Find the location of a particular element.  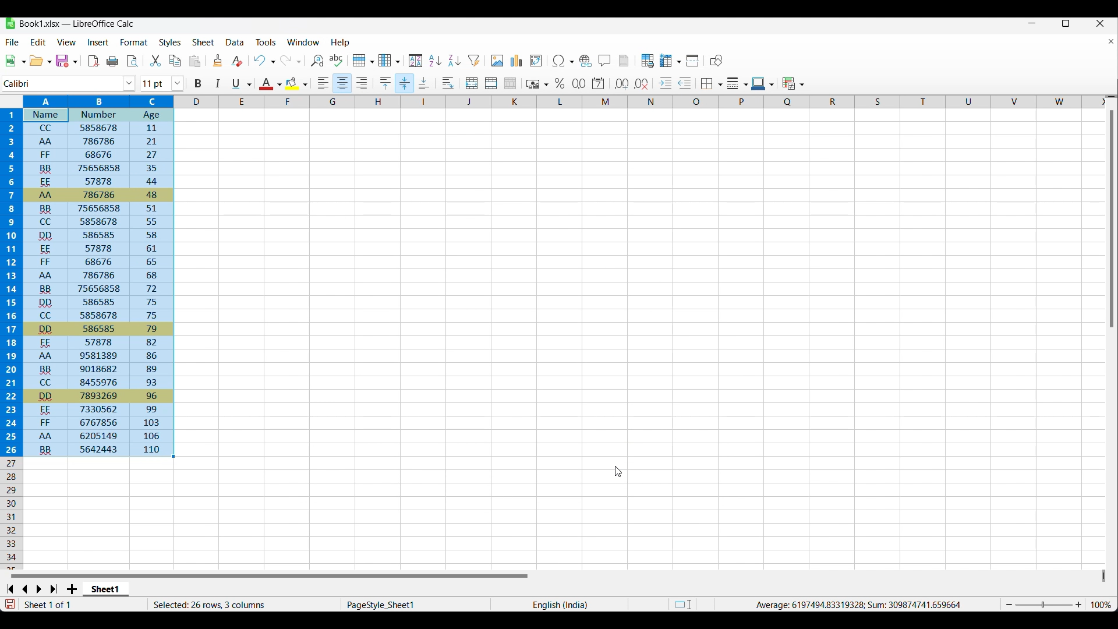

Tools menu is located at coordinates (267, 42).